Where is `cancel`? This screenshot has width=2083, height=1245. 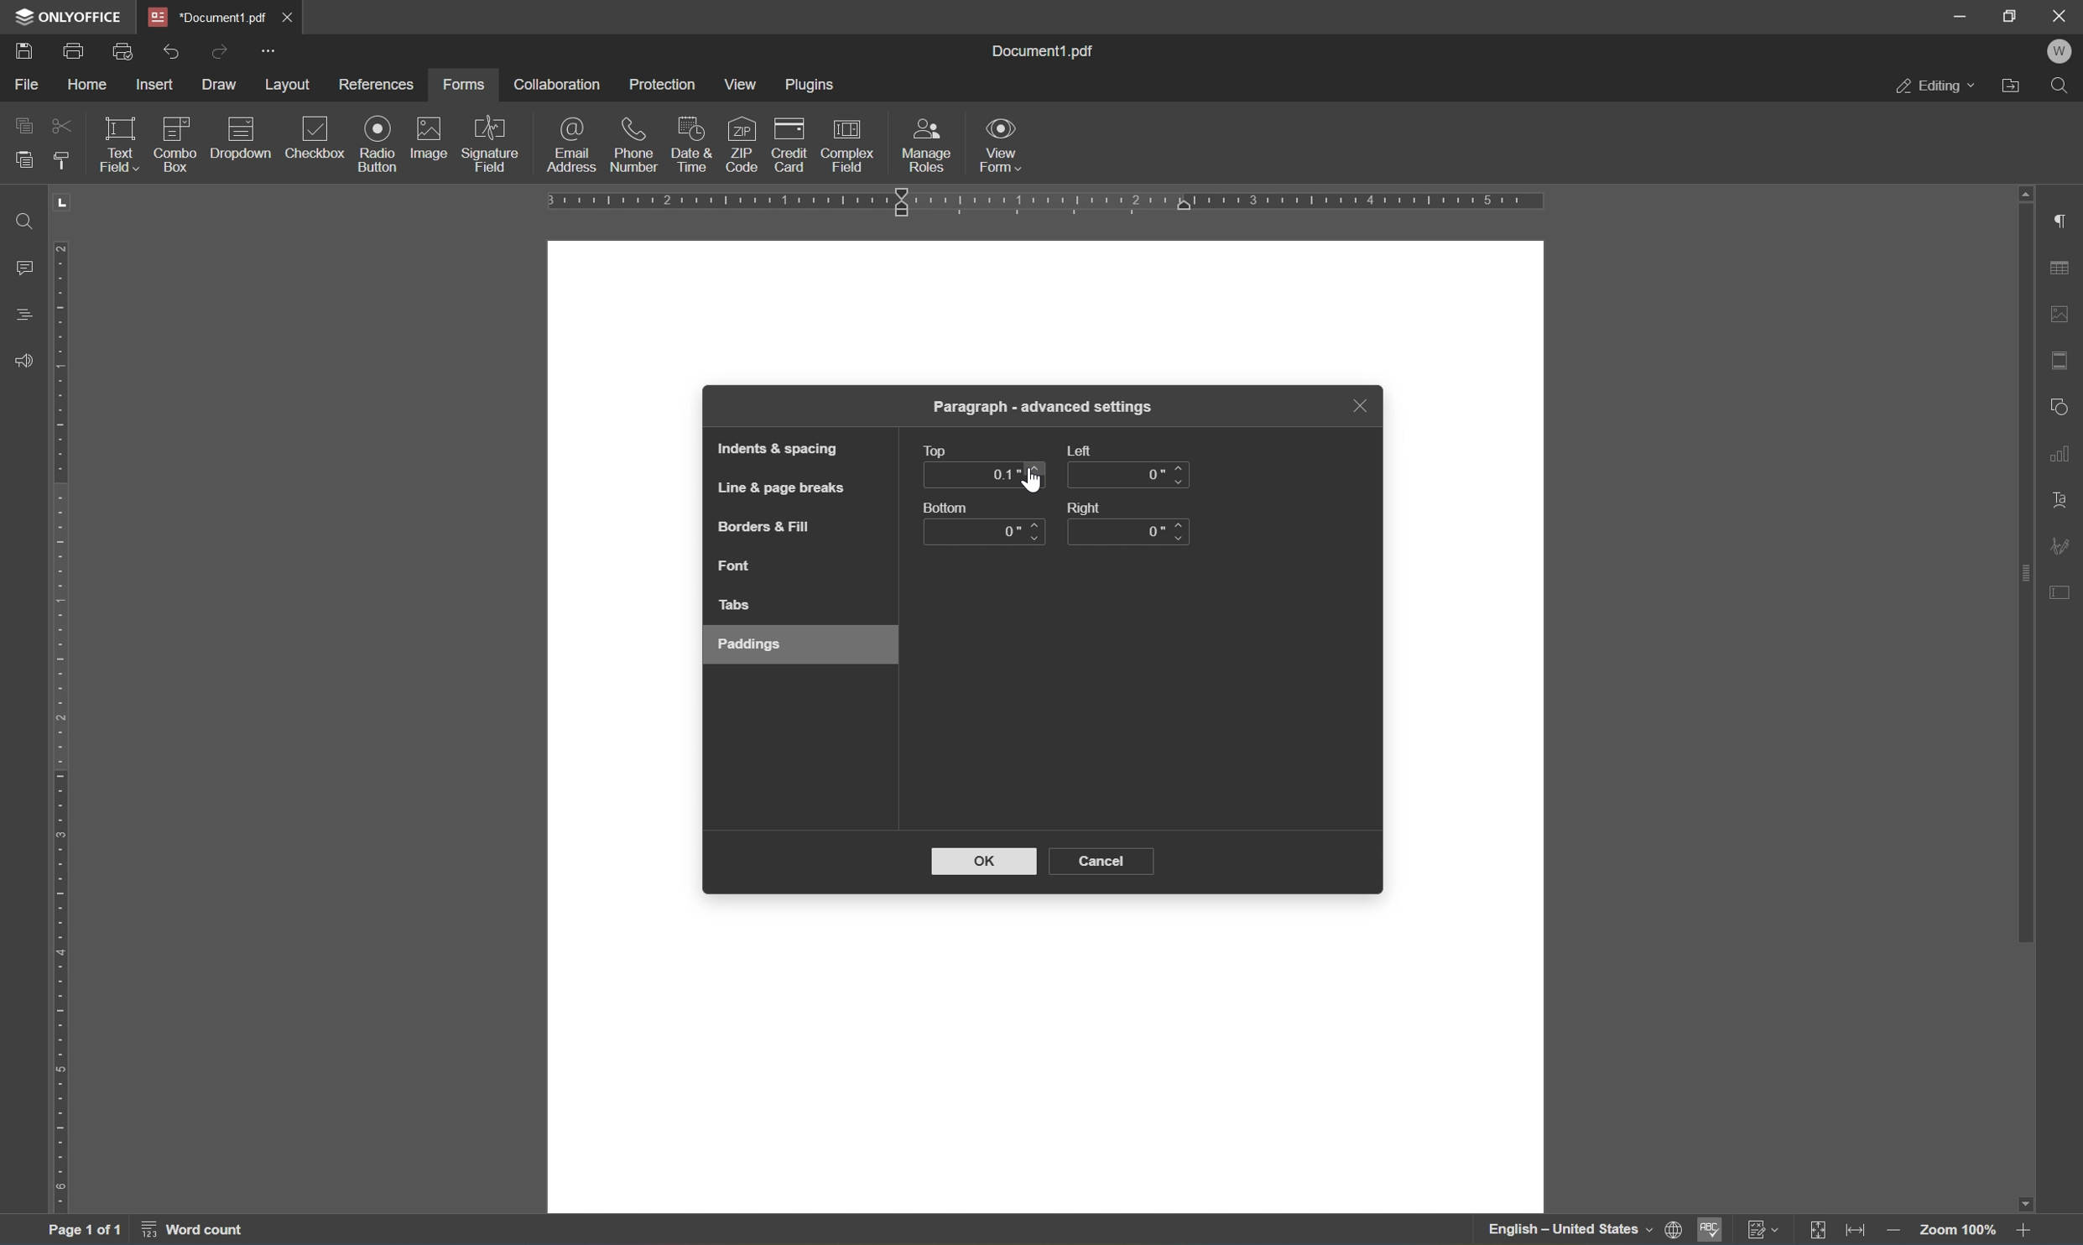
cancel is located at coordinates (1108, 860).